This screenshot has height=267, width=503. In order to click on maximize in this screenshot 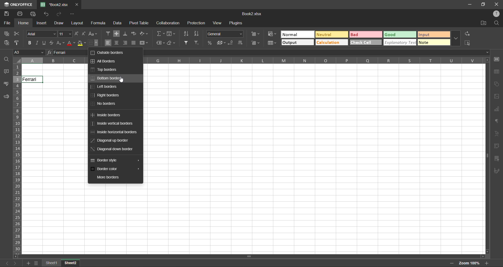, I will do `click(482, 4)`.